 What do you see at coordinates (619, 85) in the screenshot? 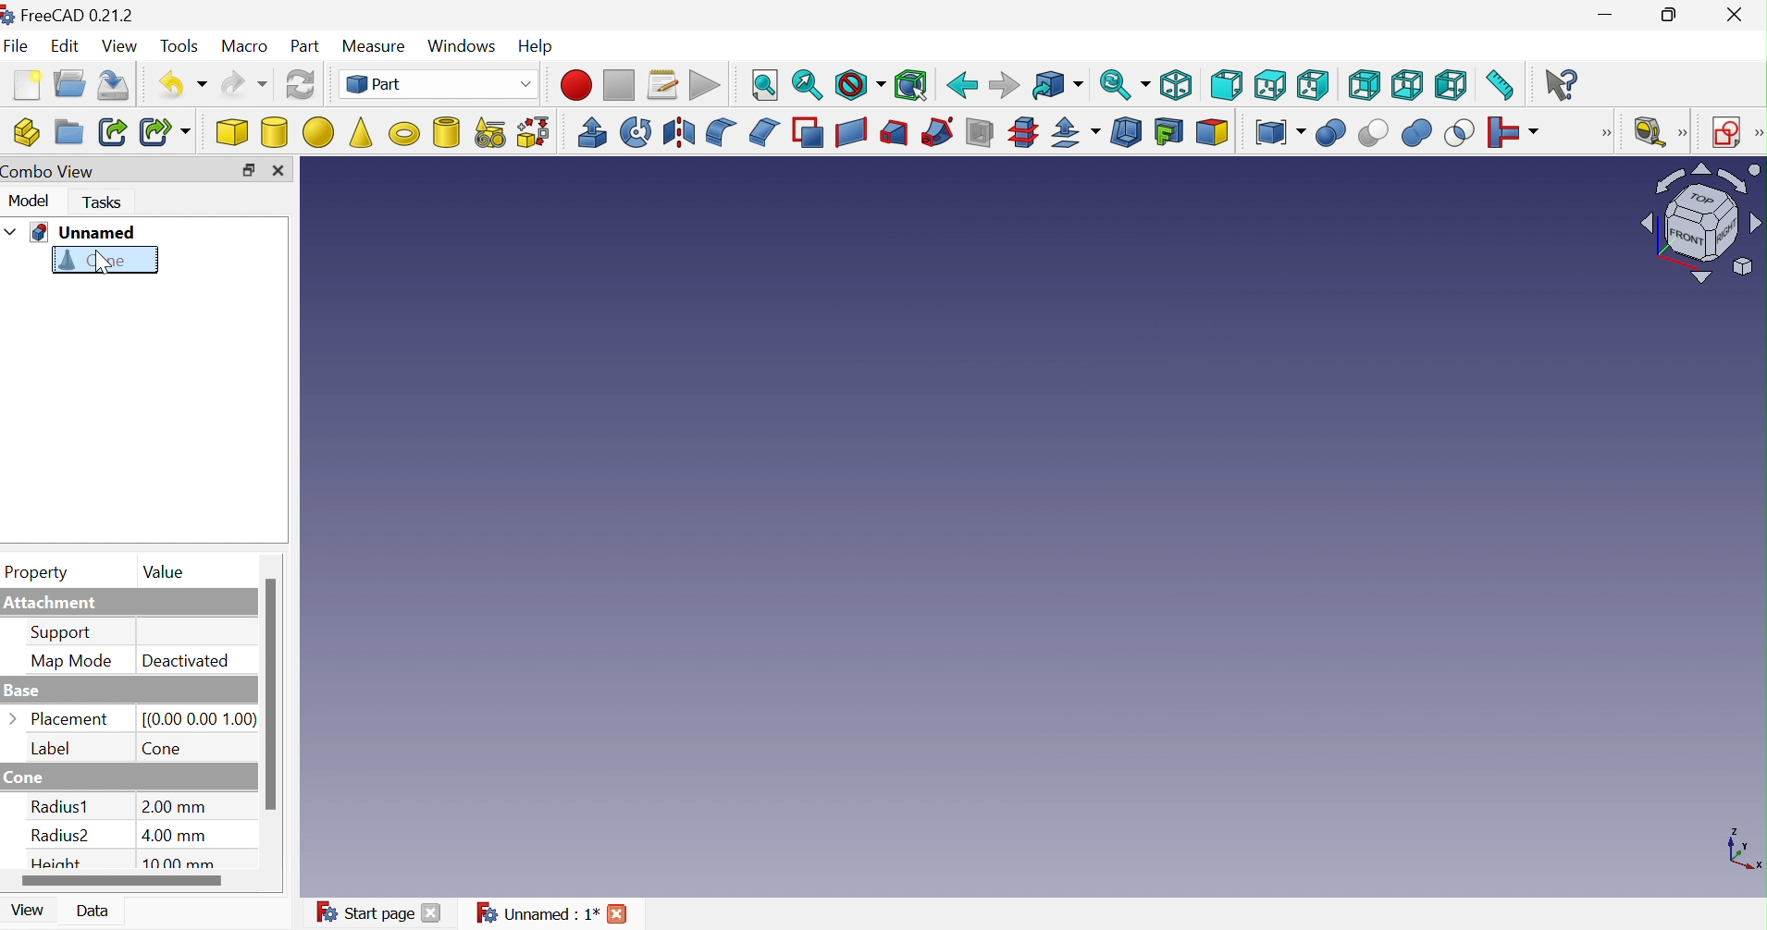
I see `Stop macro recording` at bounding box center [619, 85].